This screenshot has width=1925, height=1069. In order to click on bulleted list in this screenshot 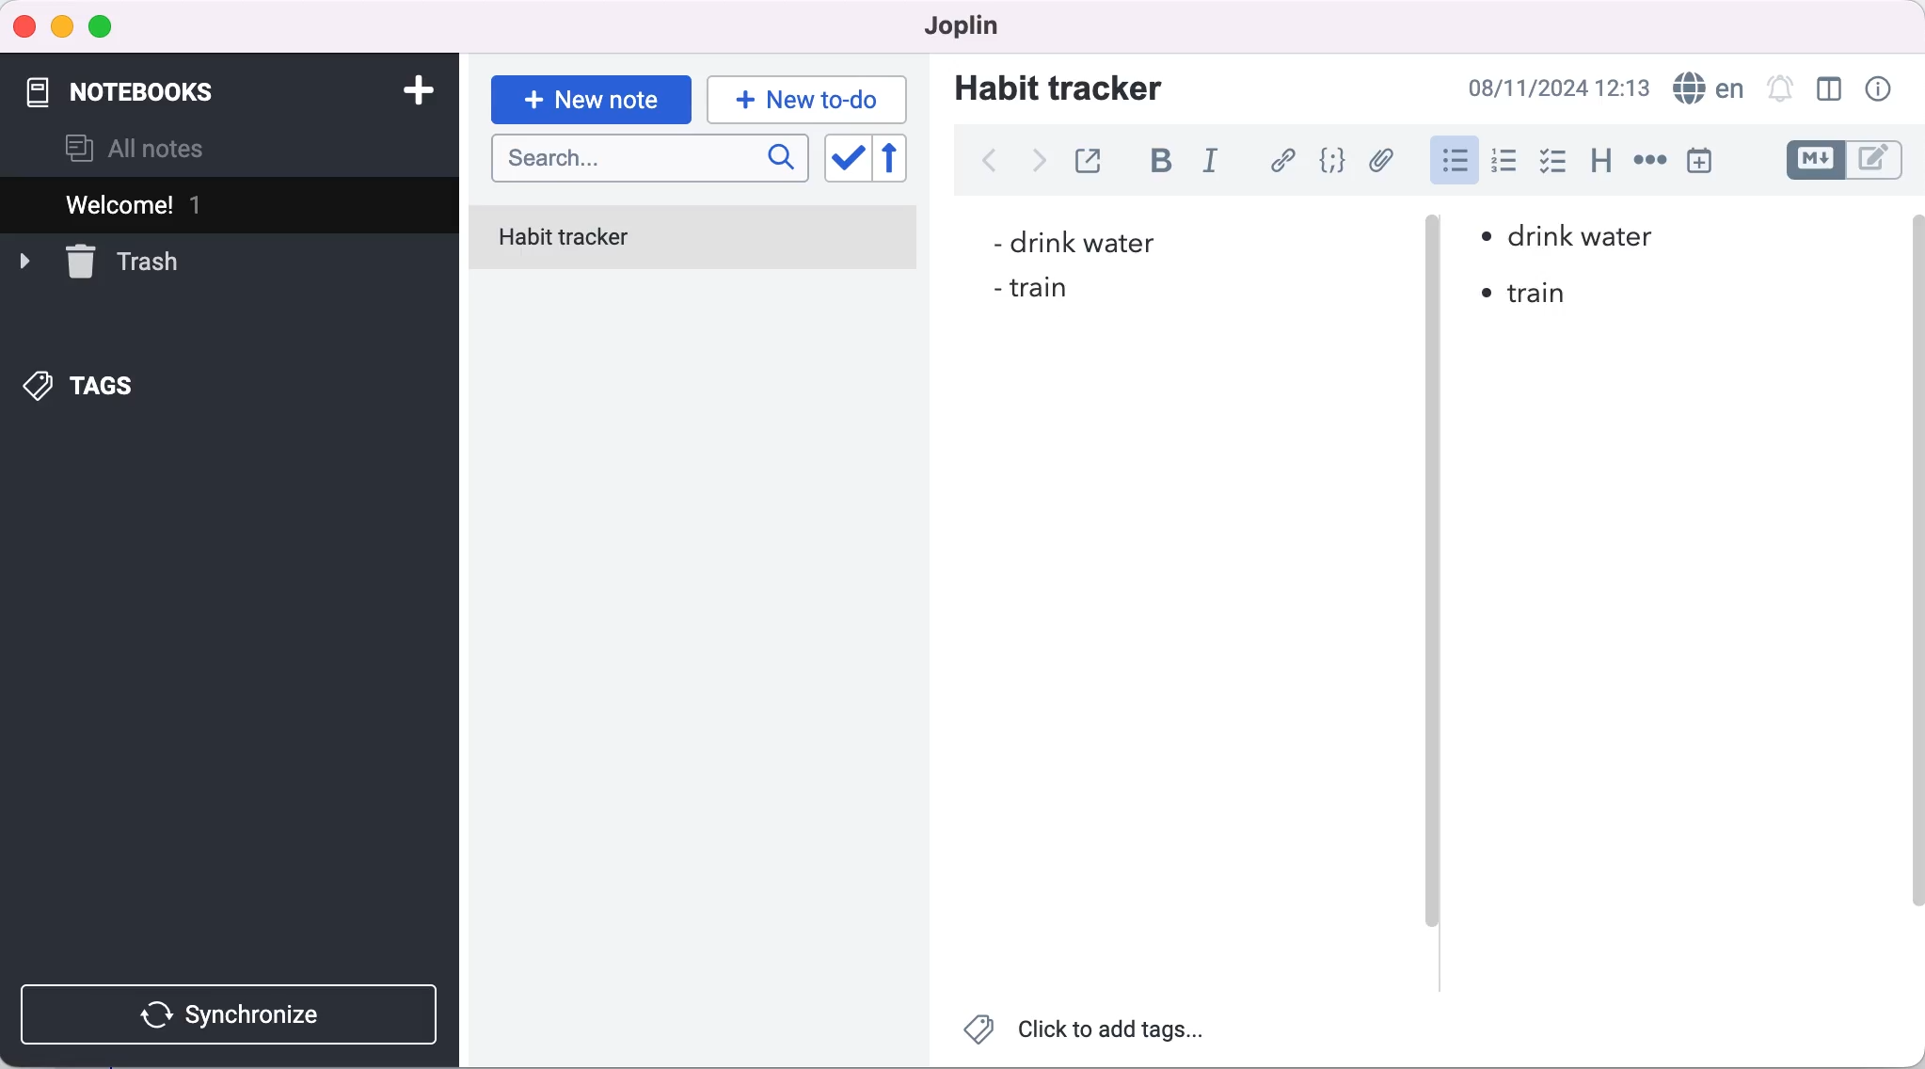, I will do `click(1452, 163)`.